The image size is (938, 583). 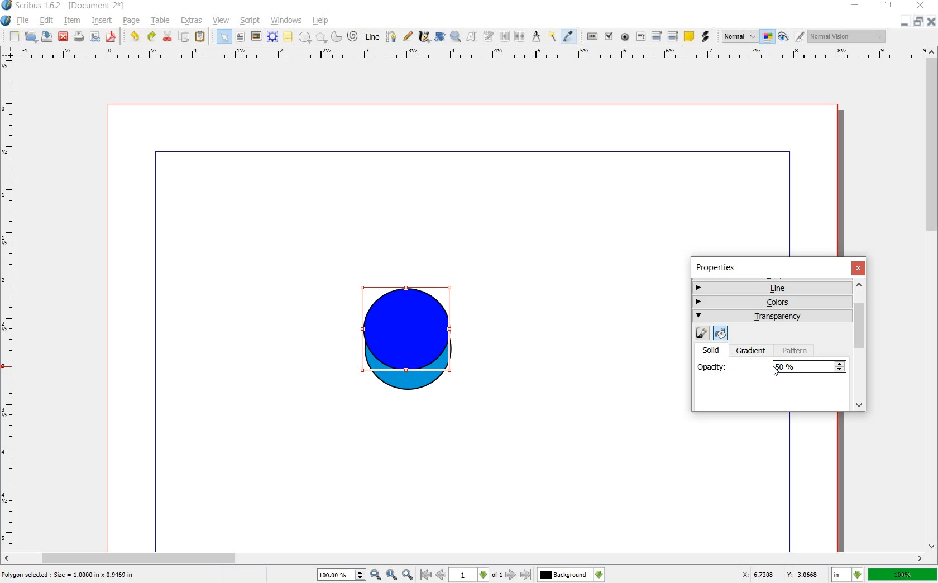 What do you see at coordinates (719, 267) in the screenshot?
I see `properties` at bounding box center [719, 267].